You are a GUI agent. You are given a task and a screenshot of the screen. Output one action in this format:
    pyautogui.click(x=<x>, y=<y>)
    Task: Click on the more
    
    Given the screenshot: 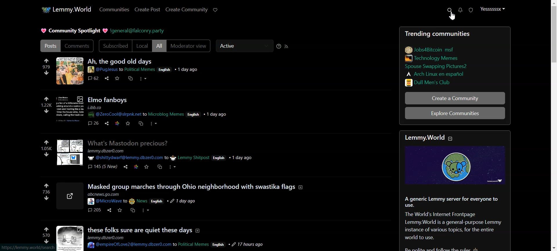 What is the action you would take?
    pyautogui.click(x=147, y=210)
    